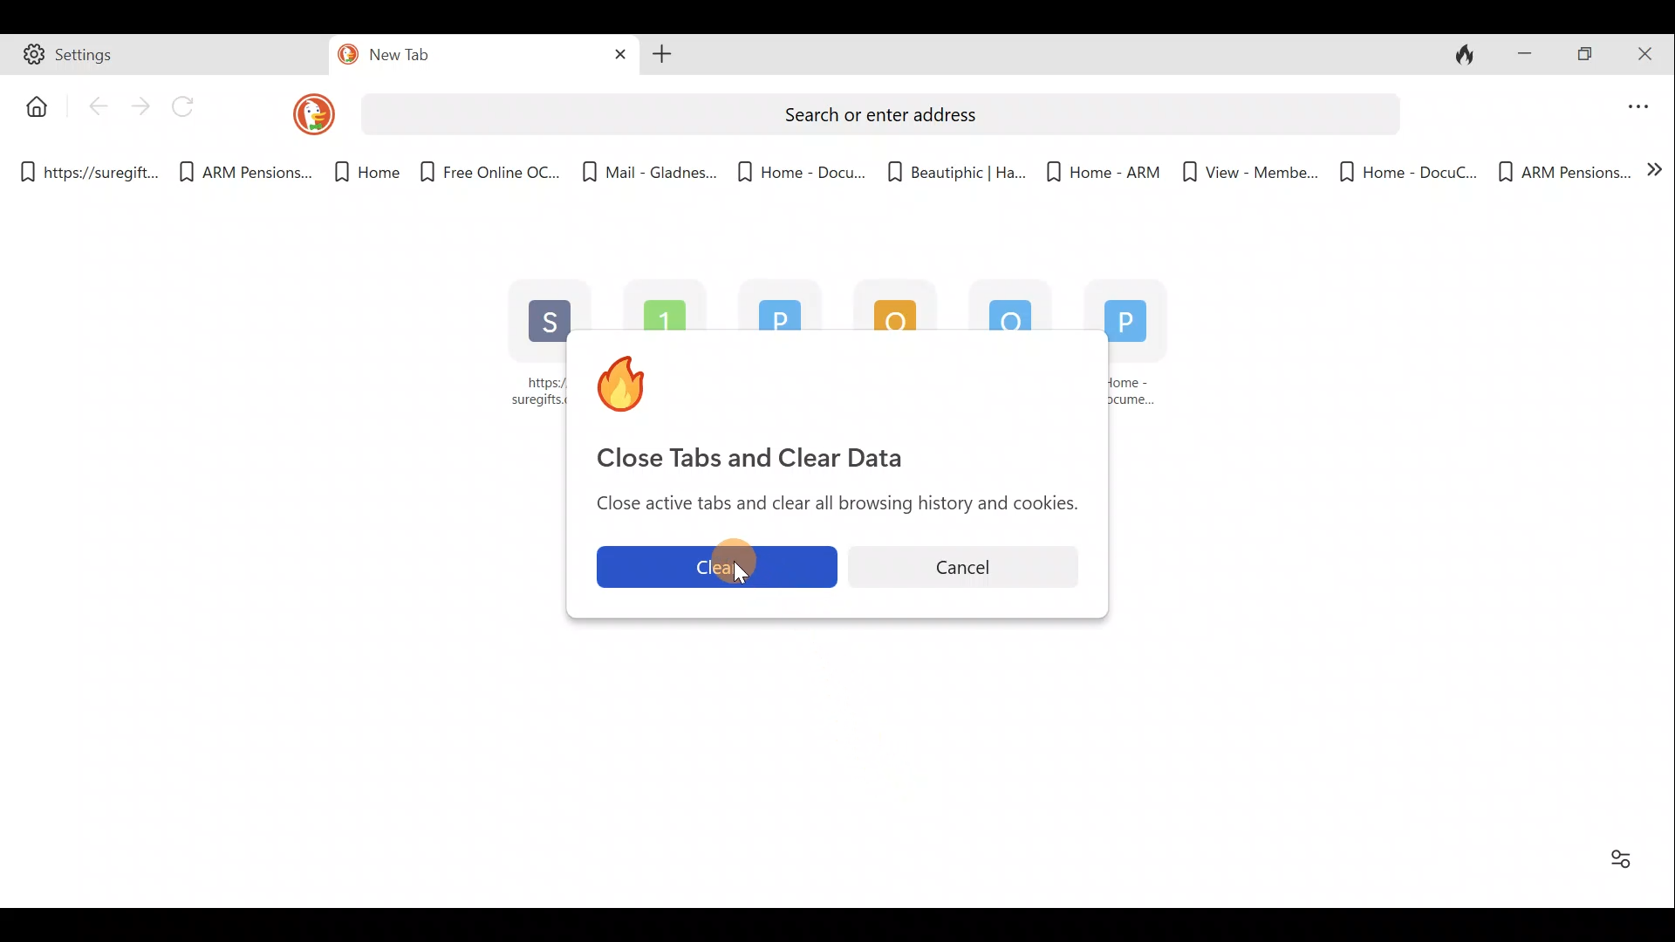  What do you see at coordinates (771, 308) in the screenshot?
I see `Home` at bounding box center [771, 308].